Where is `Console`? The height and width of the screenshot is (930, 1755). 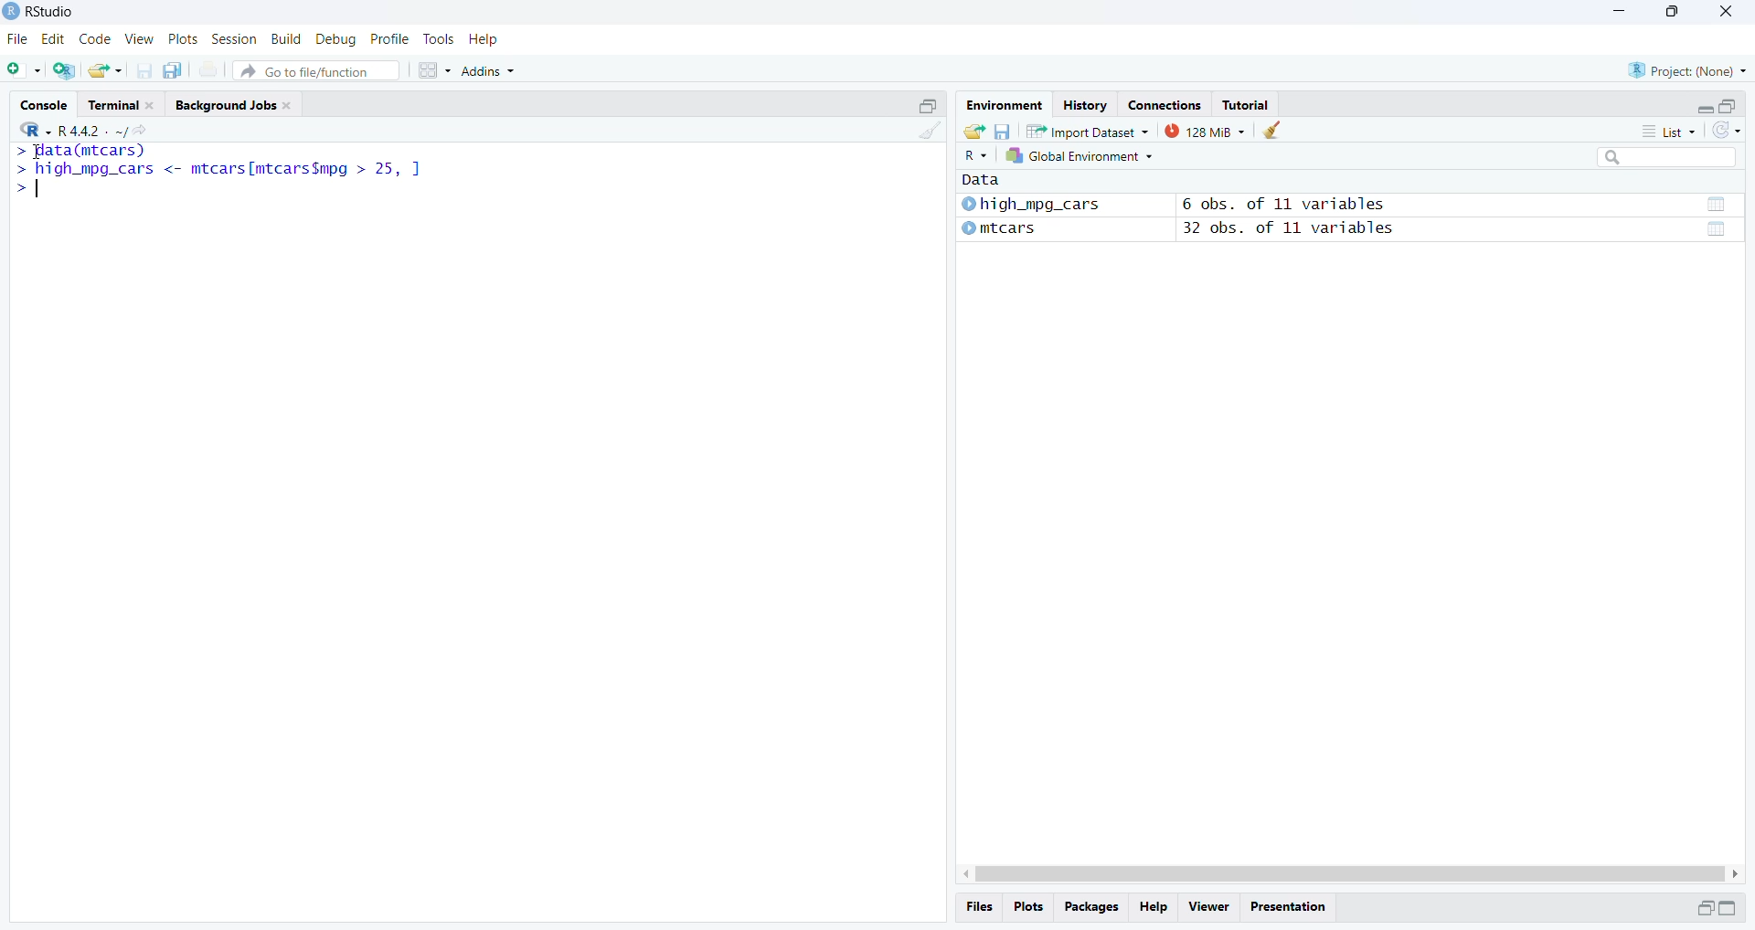
Console is located at coordinates (44, 103).